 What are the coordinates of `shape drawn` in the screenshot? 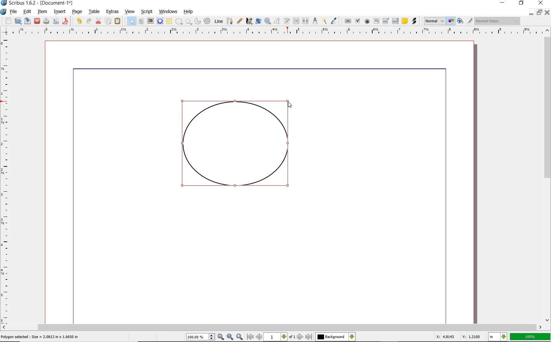 It's located at (236, 147).